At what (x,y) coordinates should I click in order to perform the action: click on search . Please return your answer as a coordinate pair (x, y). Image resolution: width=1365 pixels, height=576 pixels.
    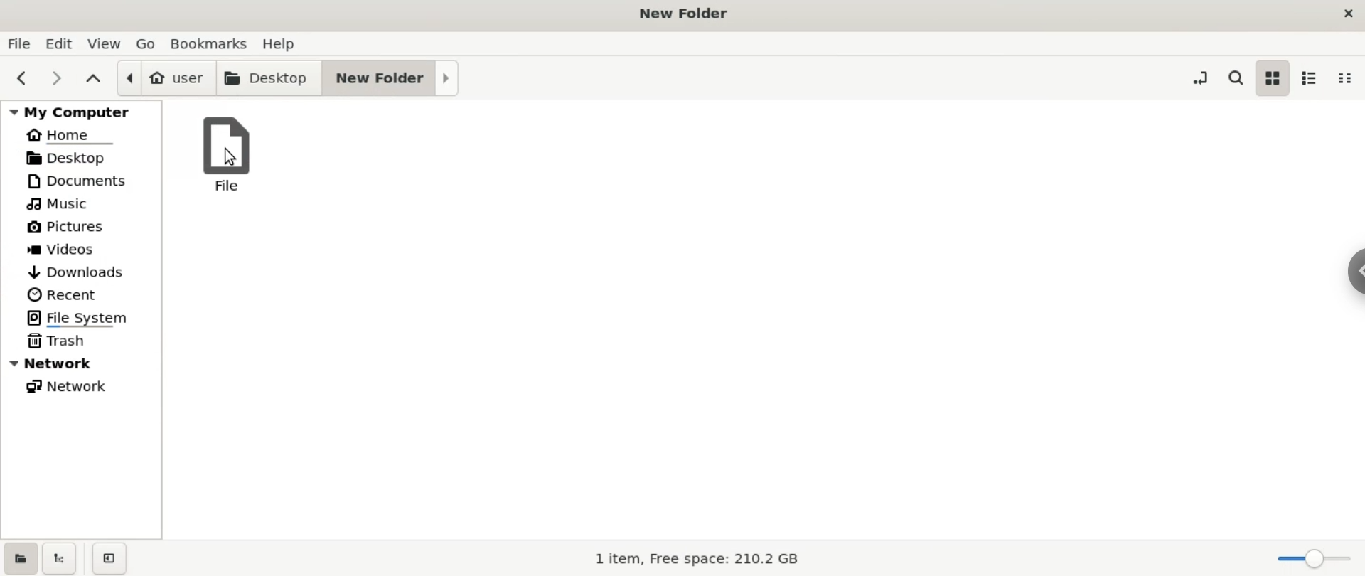
    Looking at the image, I should click on (1235, 78).